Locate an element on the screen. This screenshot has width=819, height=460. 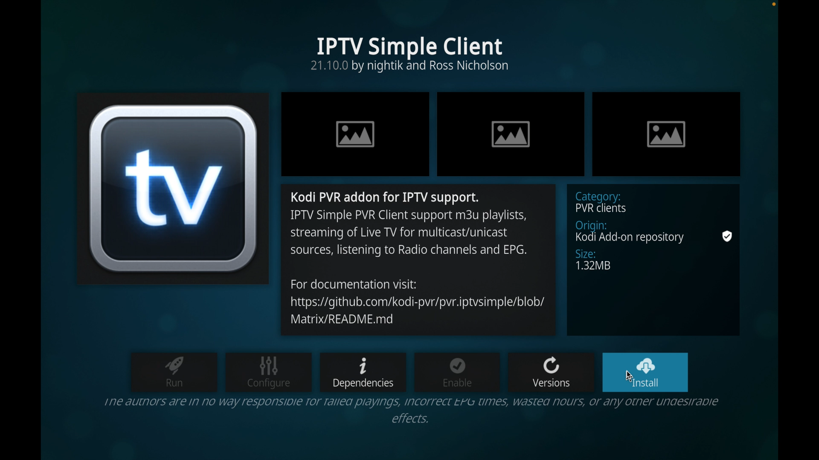
the authors are in no way responsible for failed playings, incorrect EPG times, wasted hours or any other undesirable effects is located at coordinates (414, 411).